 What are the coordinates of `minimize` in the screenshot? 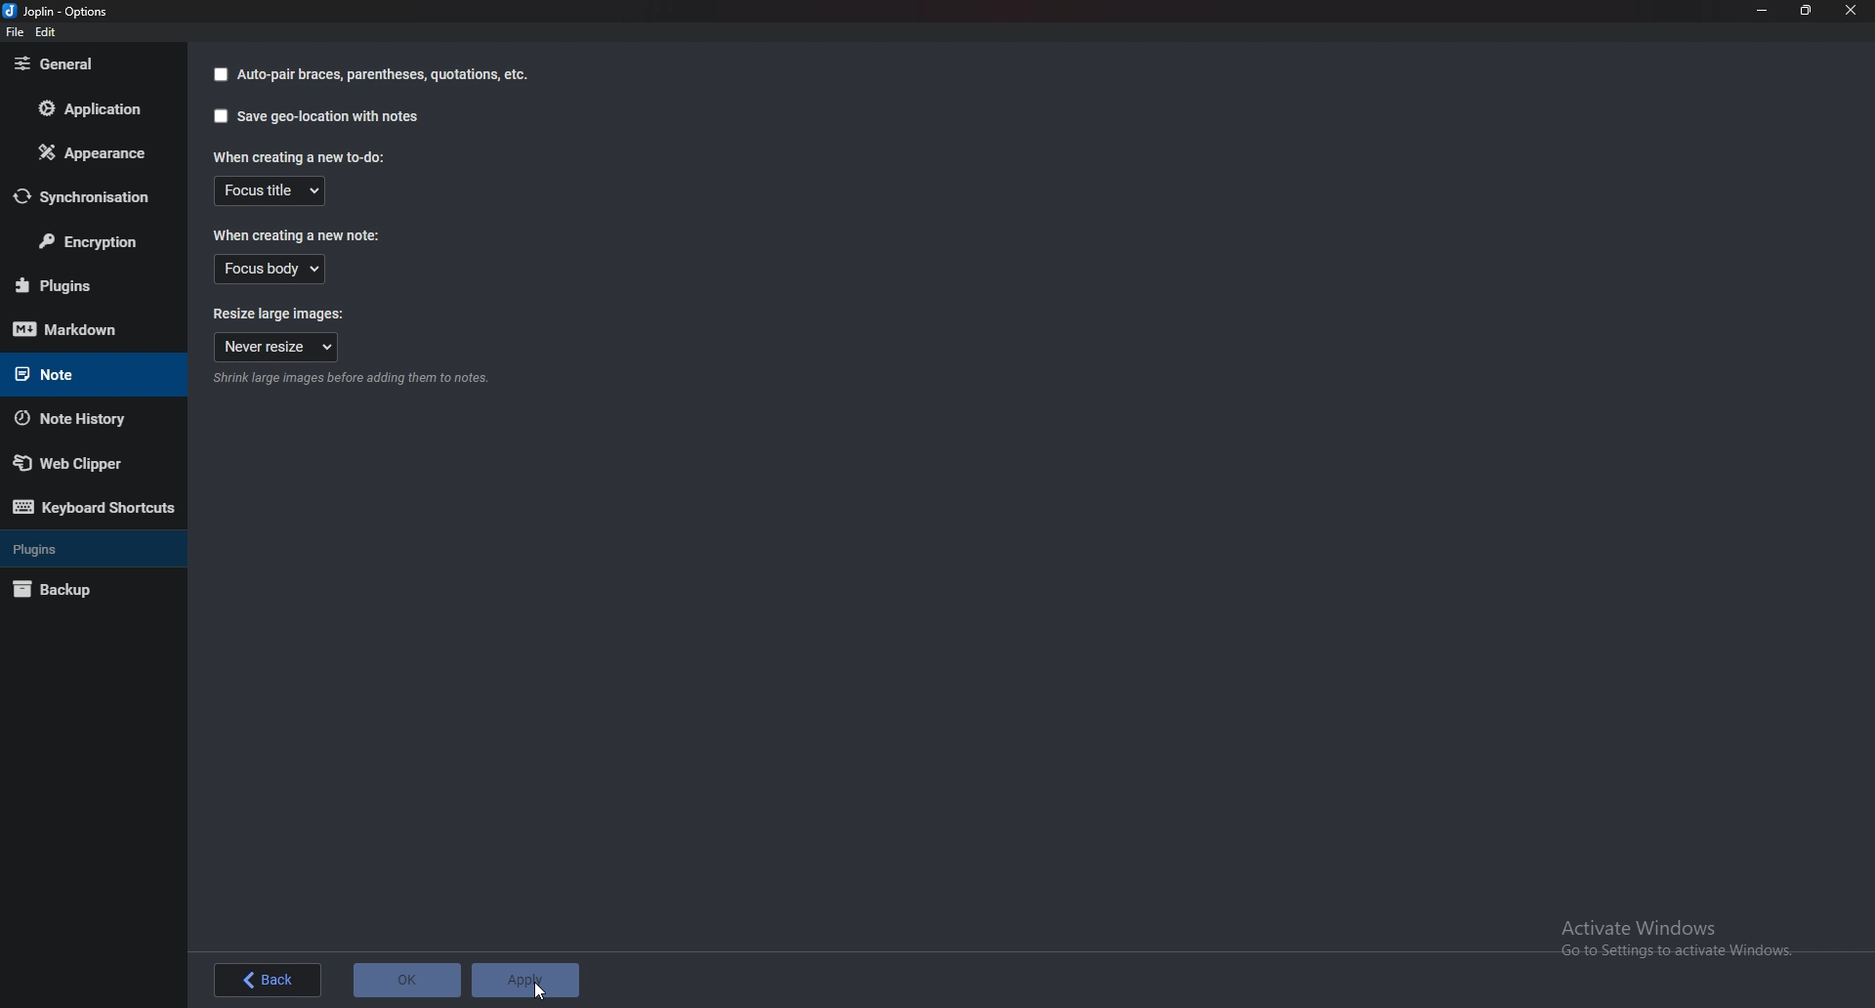 It's located at (1760, 11).